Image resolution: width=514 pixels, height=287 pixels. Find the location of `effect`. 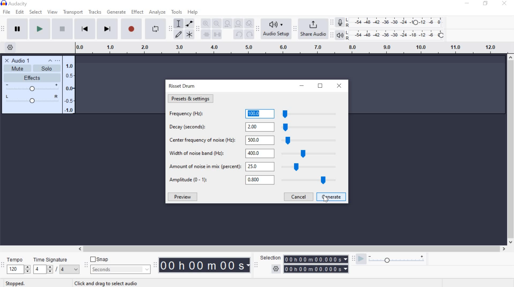

effect is located at coordinates (33, 77).